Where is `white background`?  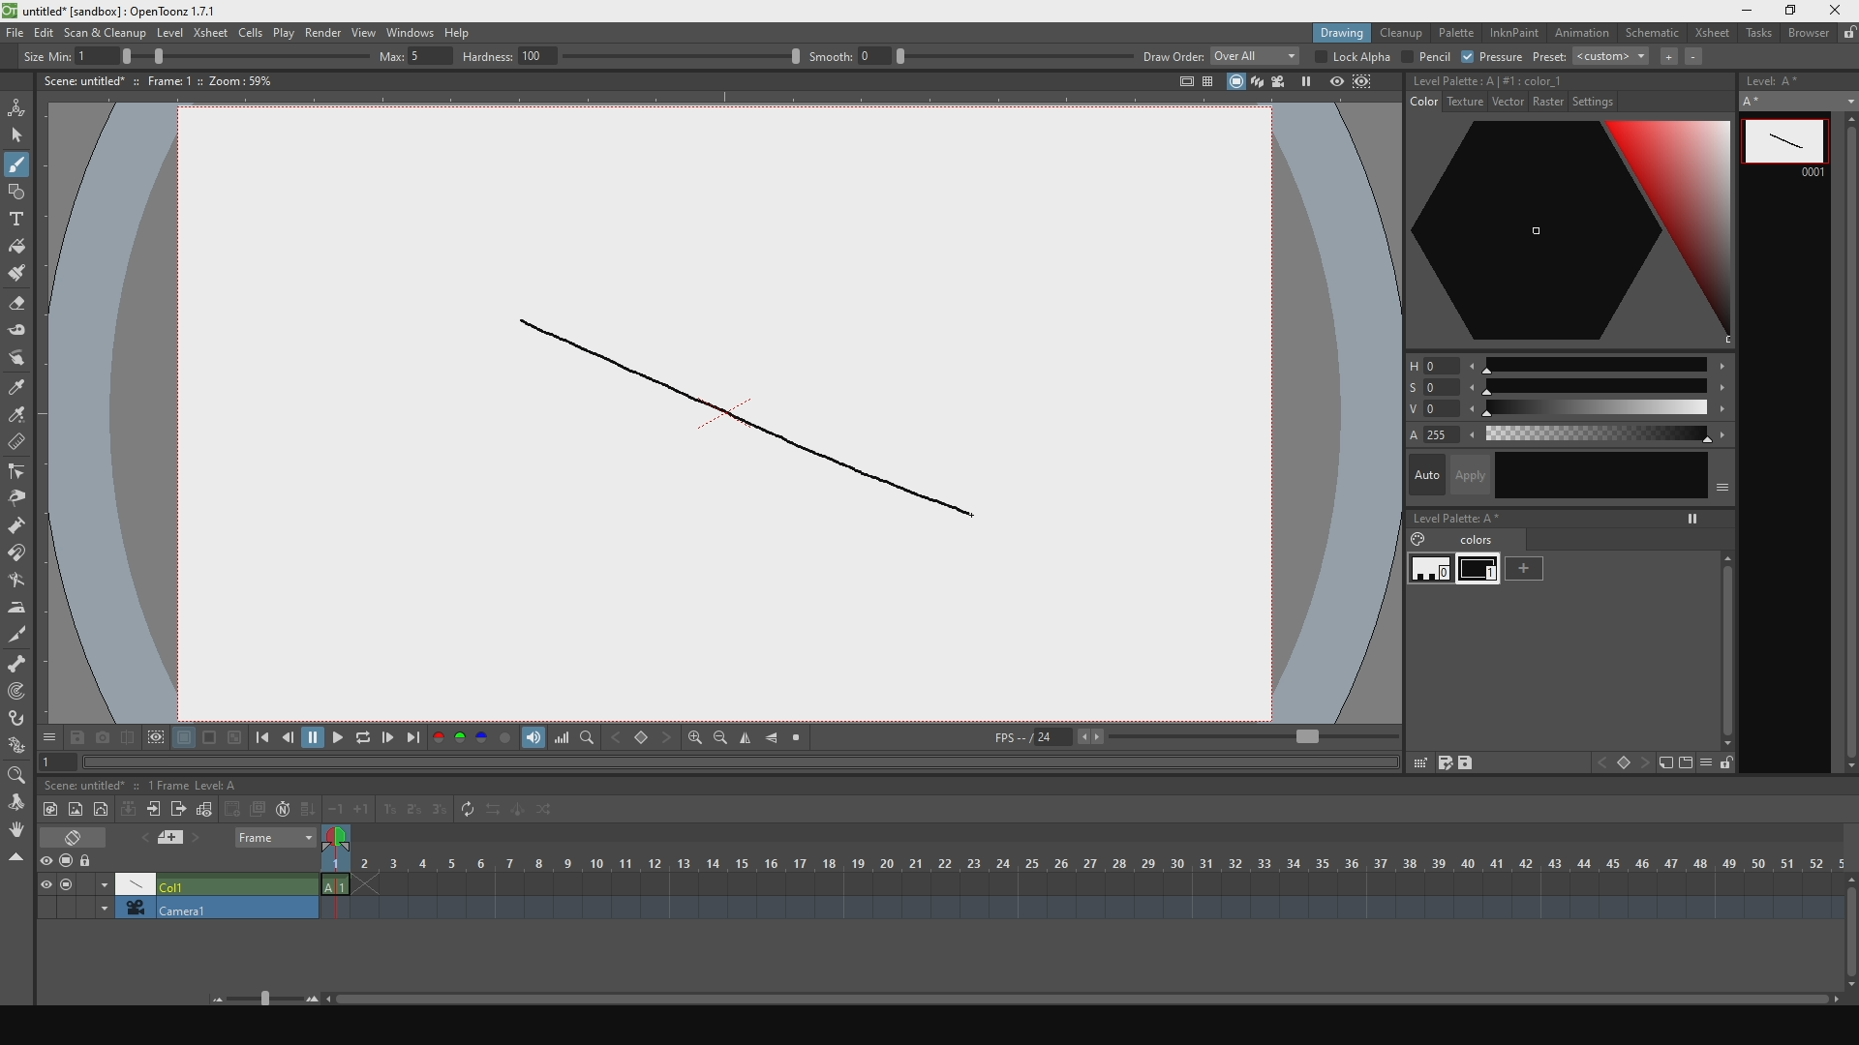 white background is located at coordinates (184, 740).